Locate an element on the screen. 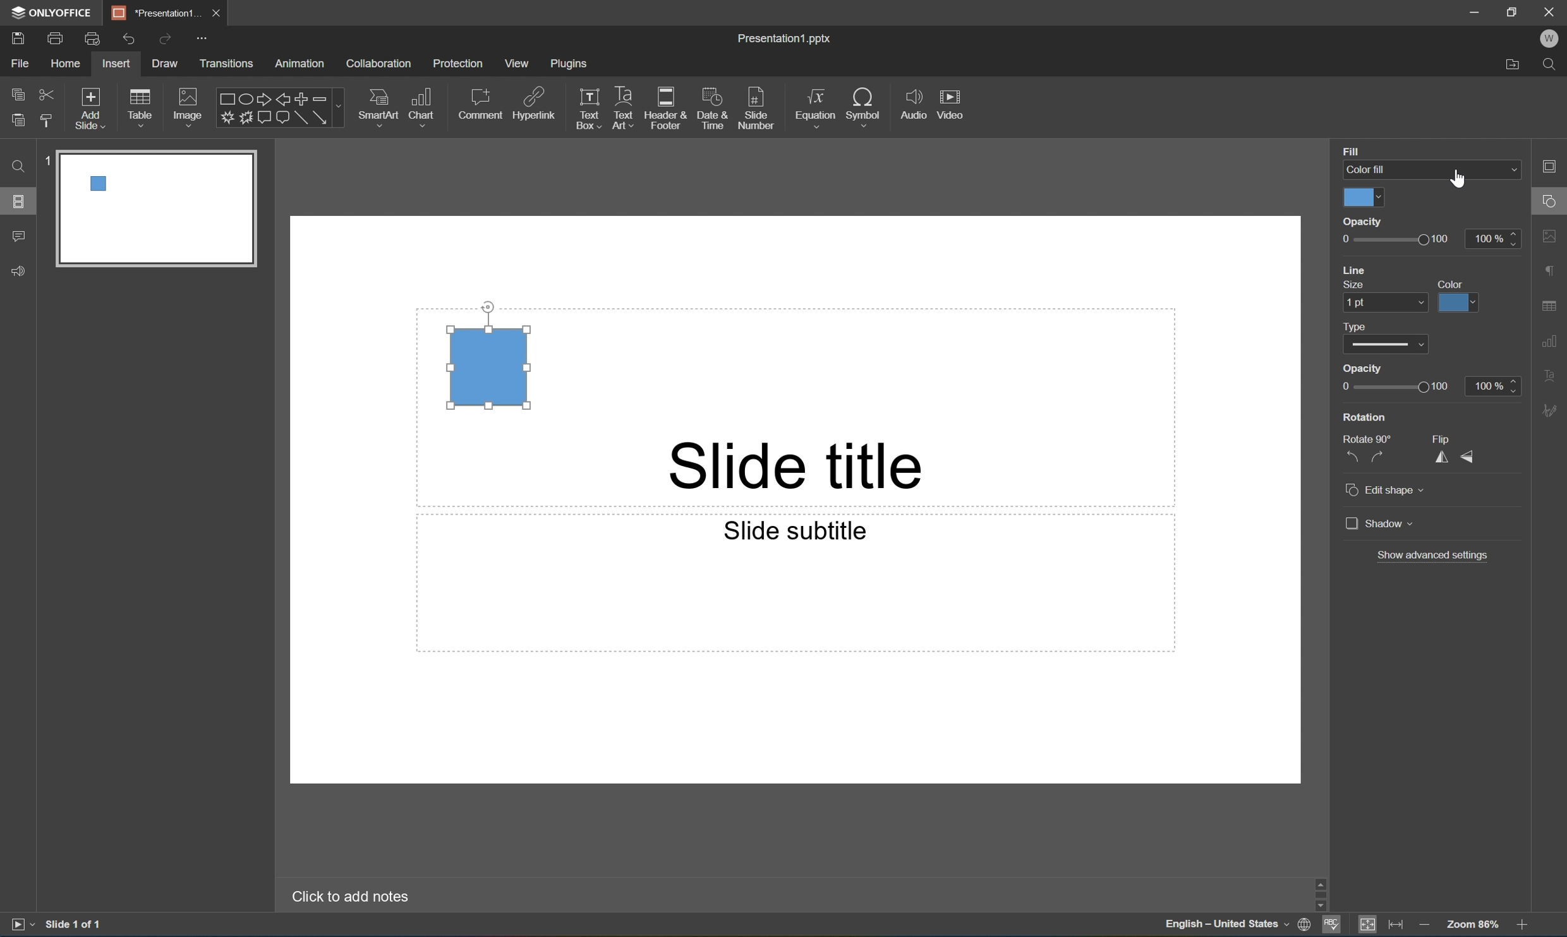 Image resolution: width=1567 pixels, height=937 pixels. Insert is located at coordinates (116, 64).